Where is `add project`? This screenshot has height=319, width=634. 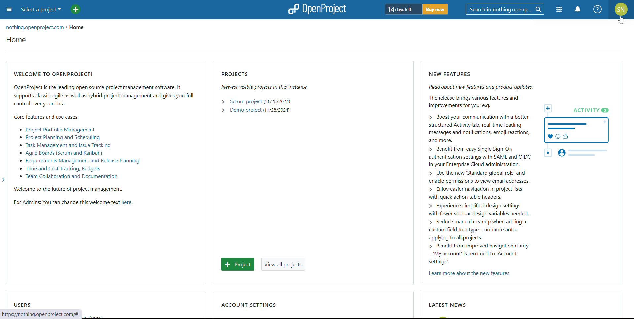
add project is located at coordinates (238, 265).